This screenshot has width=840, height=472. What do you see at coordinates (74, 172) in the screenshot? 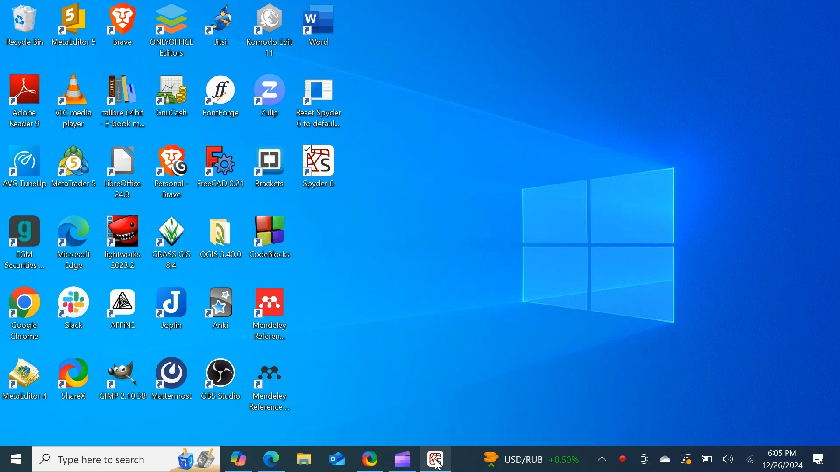
I see `Meta Desktop Icon` at bounding box center [74, 172].